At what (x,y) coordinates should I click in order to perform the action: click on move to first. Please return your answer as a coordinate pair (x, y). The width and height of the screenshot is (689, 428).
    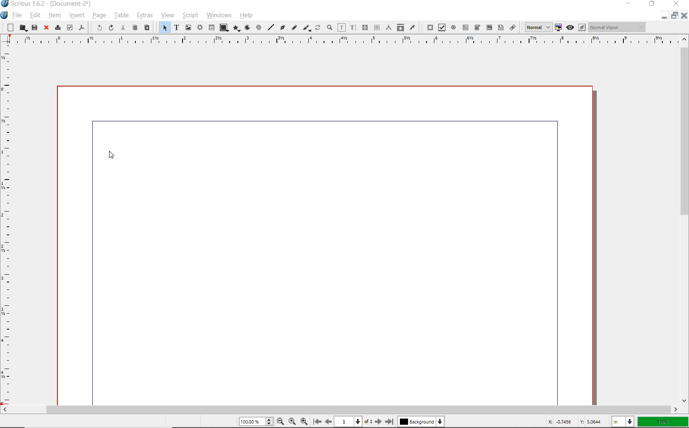
    Looking at the image, I should click on (317, 421).